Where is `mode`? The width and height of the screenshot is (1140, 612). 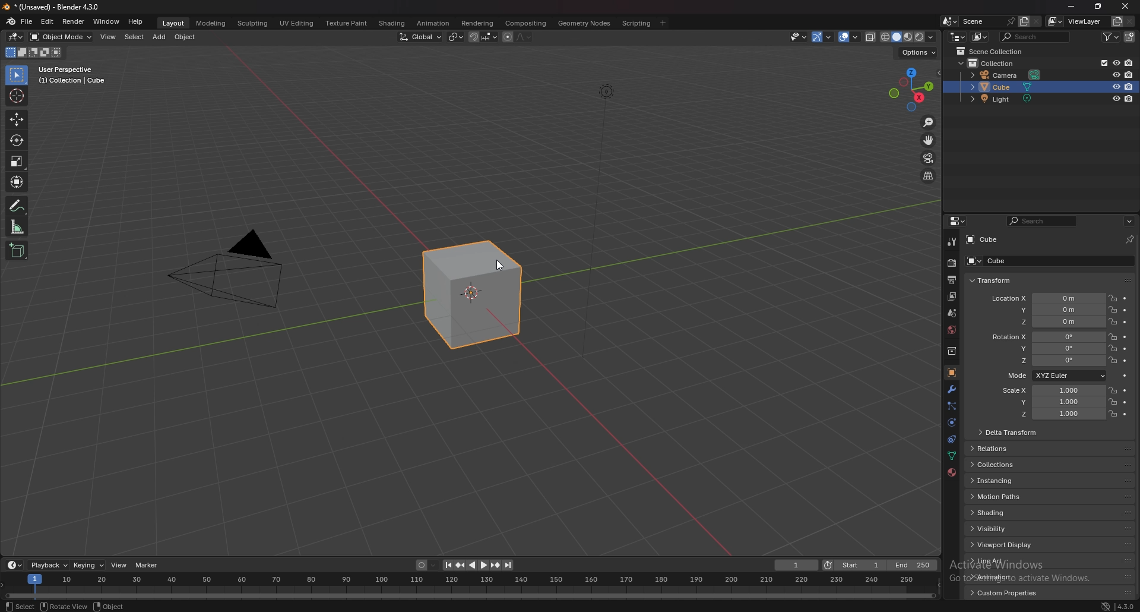 mode is located at coordinates (33, 52).